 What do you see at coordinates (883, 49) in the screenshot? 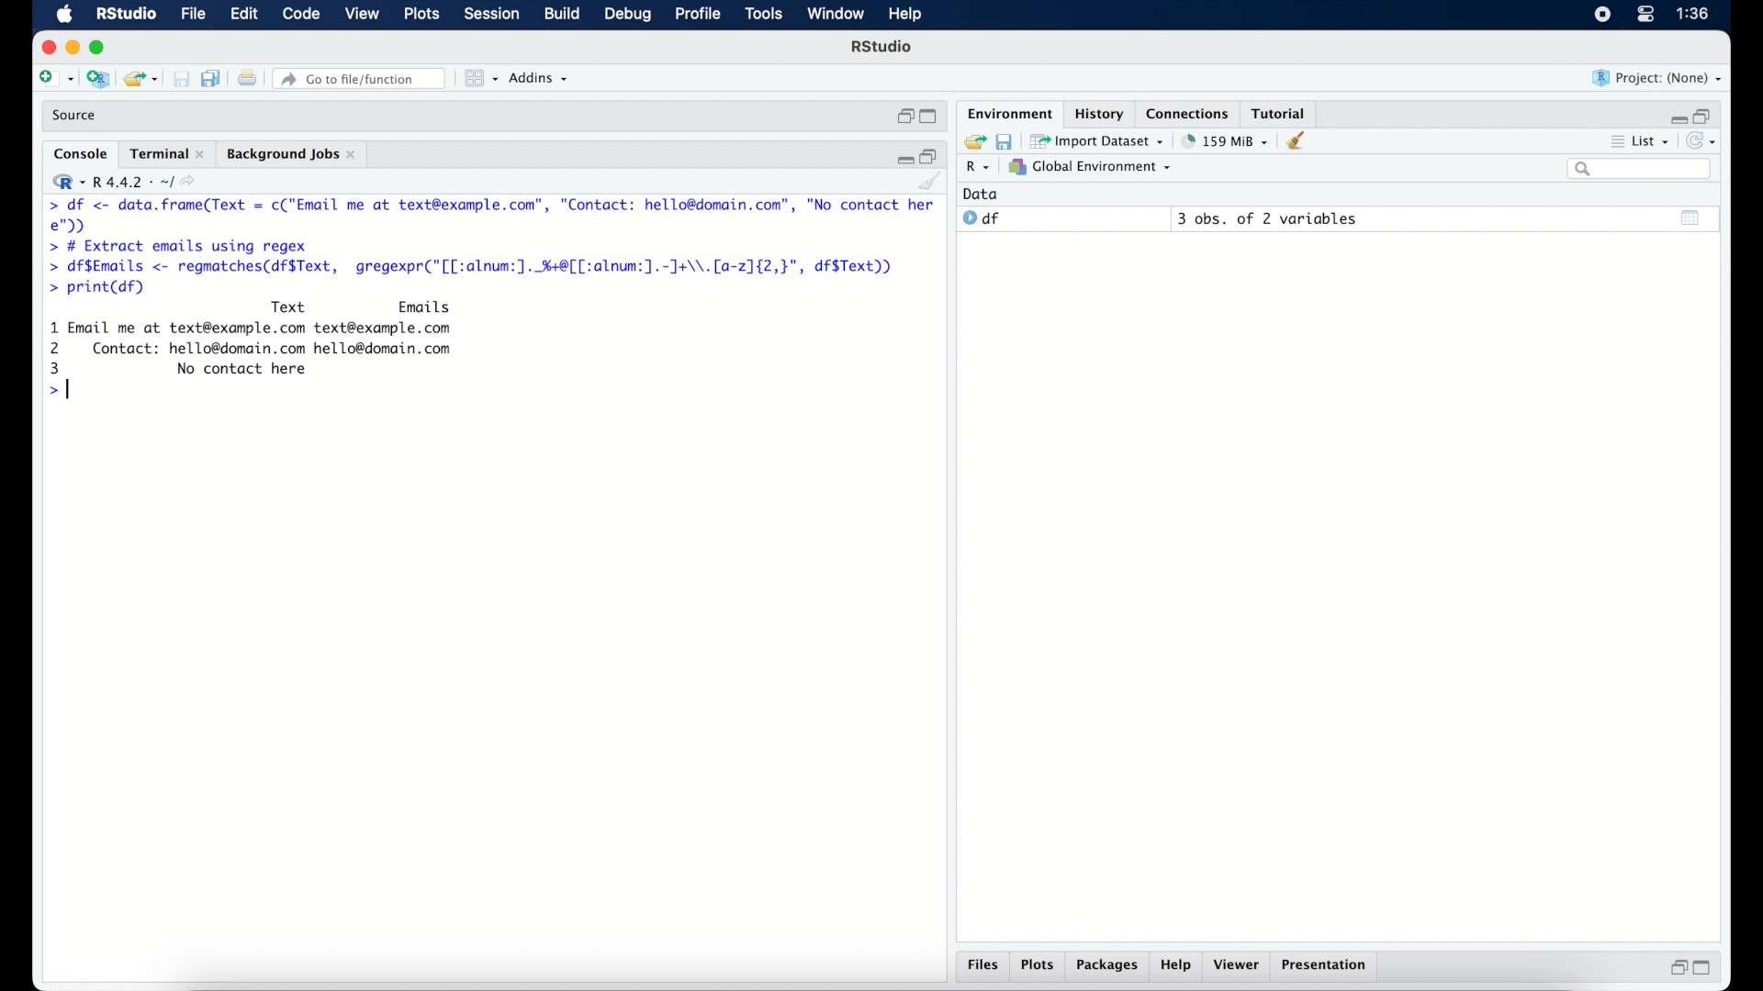
I see `R Studio` at bounding box center [883, 49].